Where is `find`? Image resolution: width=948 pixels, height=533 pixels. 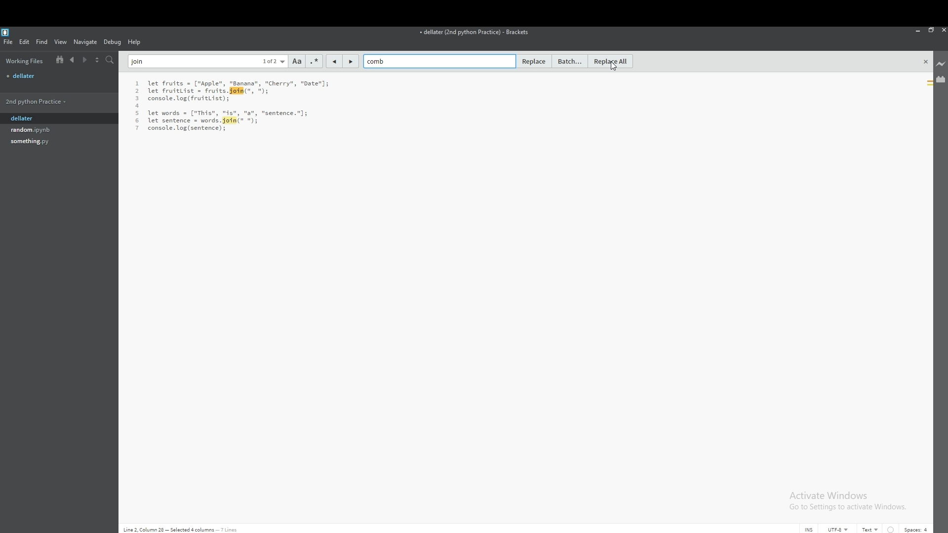 find is located at coordinates (42, 42).